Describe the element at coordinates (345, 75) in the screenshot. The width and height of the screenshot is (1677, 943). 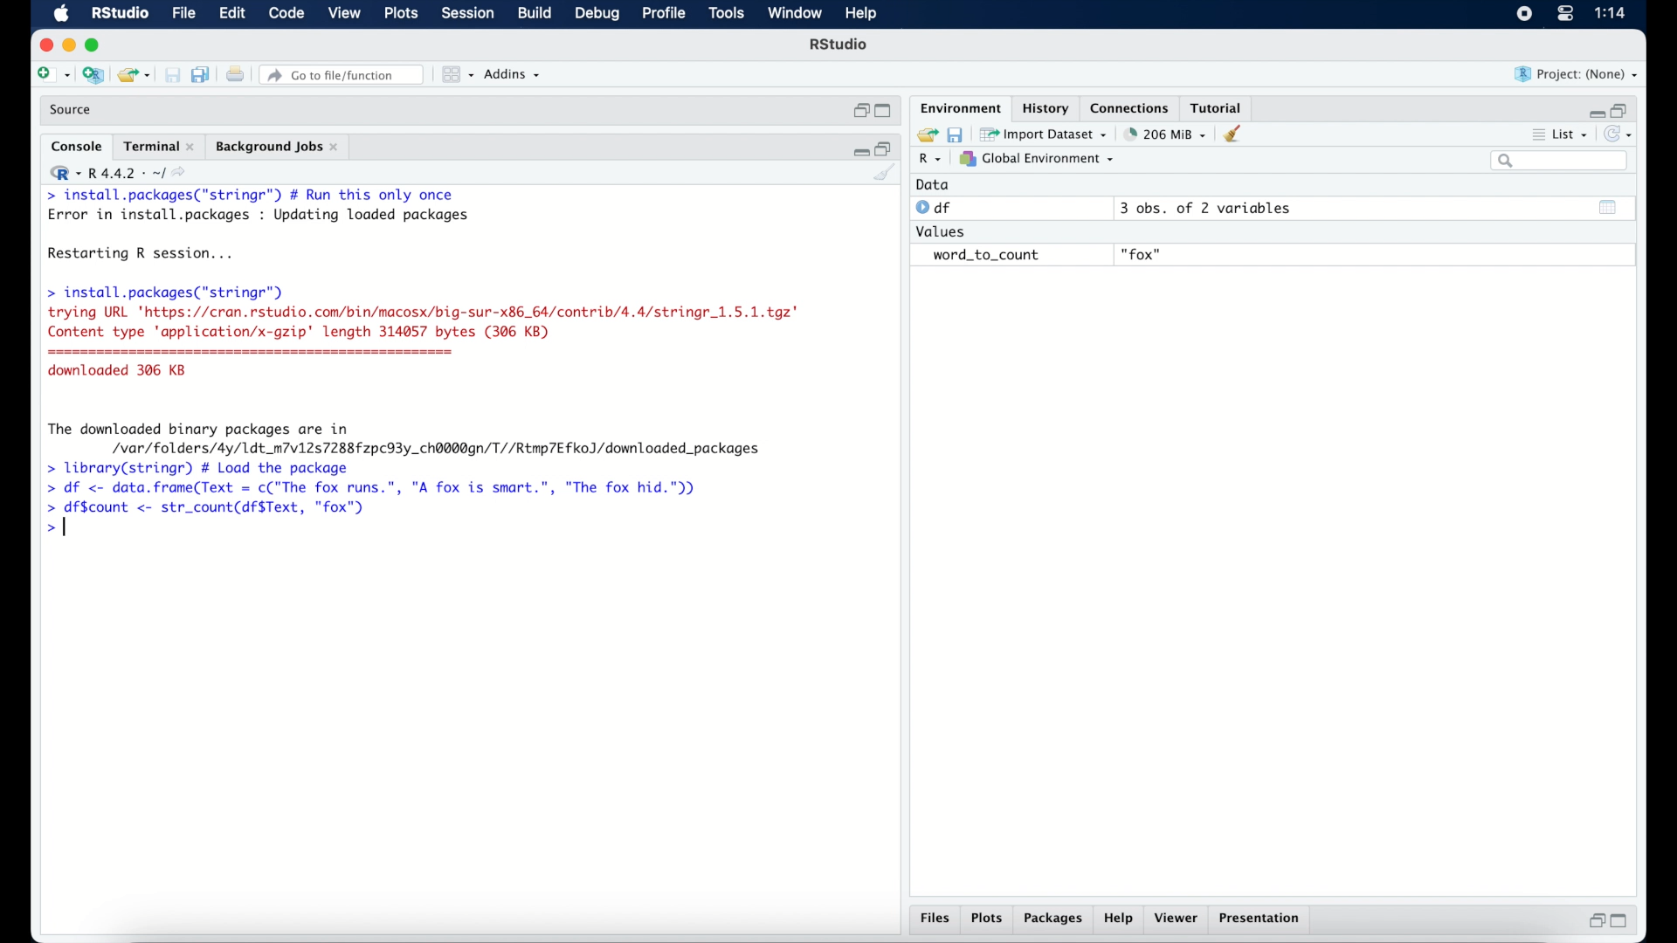
I see `go to file/function` at that location.